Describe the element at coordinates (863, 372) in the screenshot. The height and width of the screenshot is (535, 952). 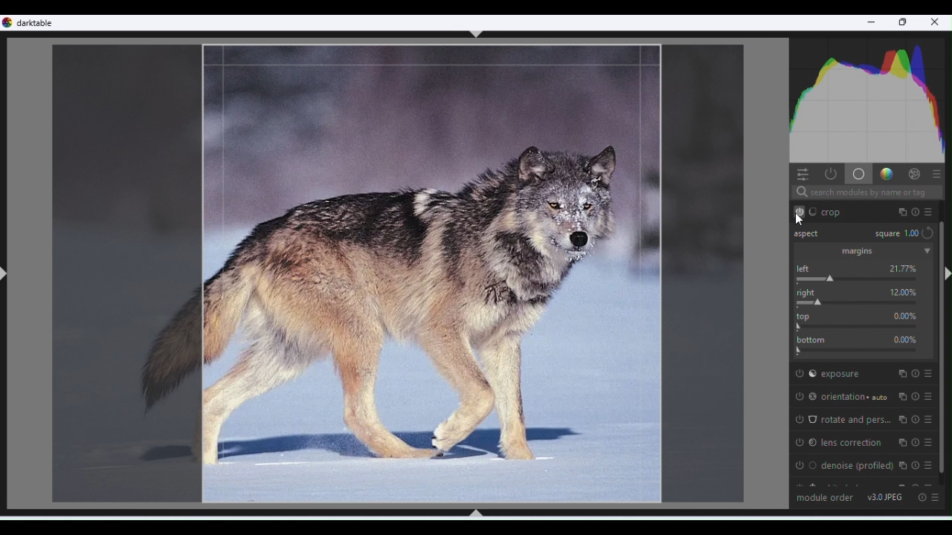
I see `Exposure` at that location.